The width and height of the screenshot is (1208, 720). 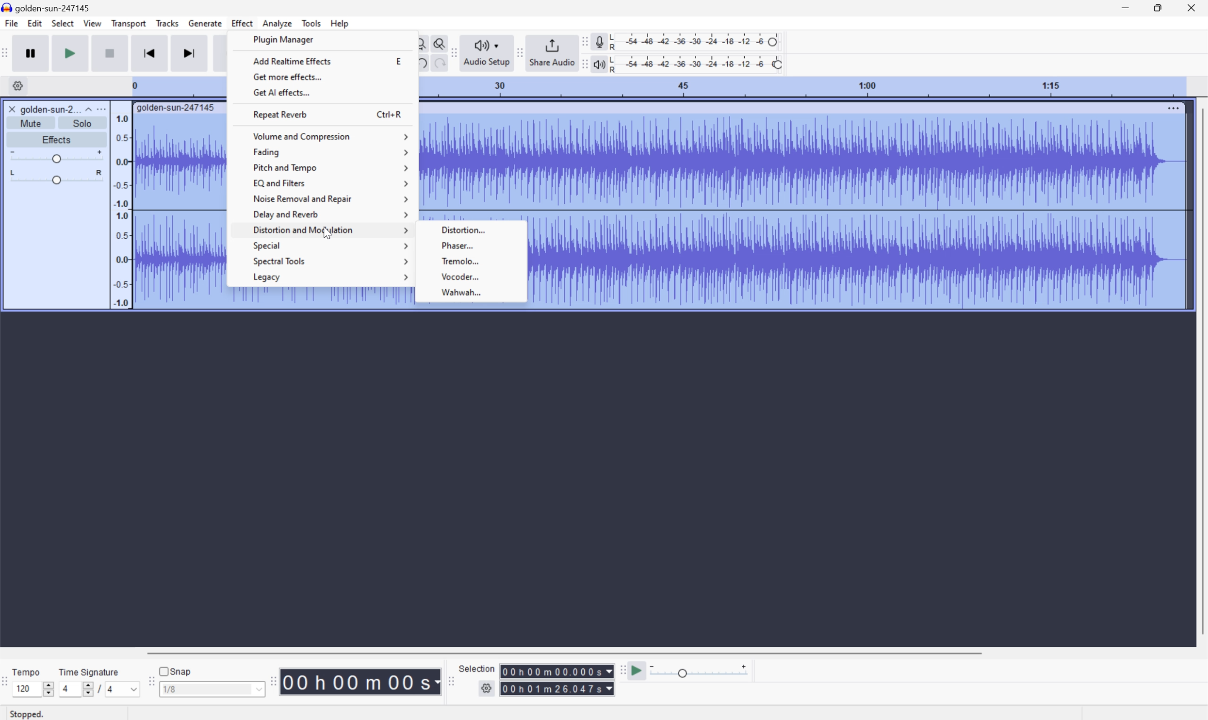 What do you see at coordinates (211, 689) in the screenshot?
I see `1/8` at bounding box center [211, 689].